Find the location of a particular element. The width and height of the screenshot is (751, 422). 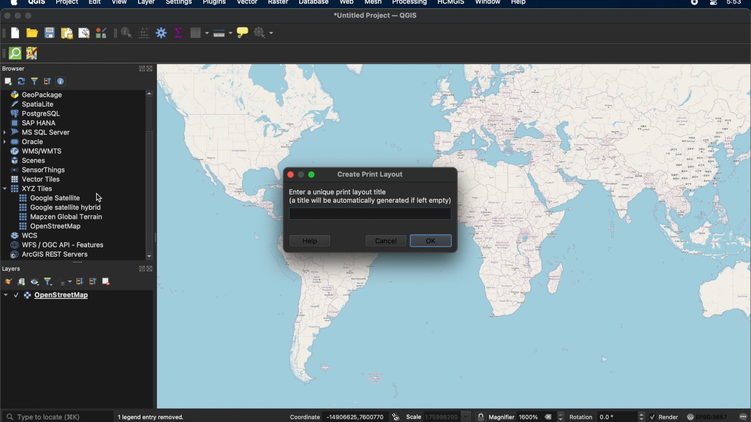

qgis is located at coordinates (36, 3).